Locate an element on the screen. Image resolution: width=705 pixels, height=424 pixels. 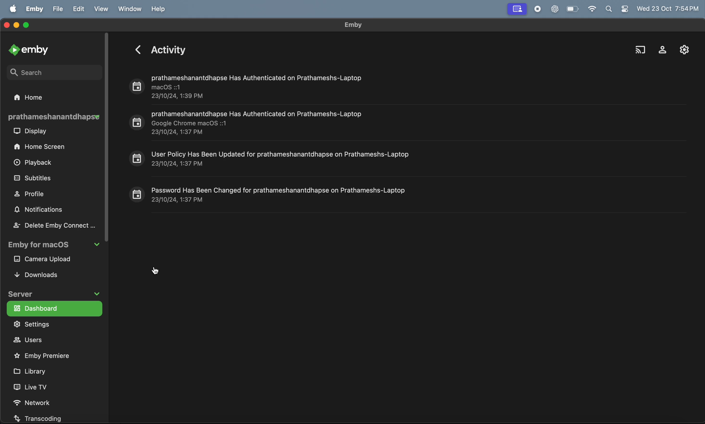
maximize is located at coordinates (27, 25).